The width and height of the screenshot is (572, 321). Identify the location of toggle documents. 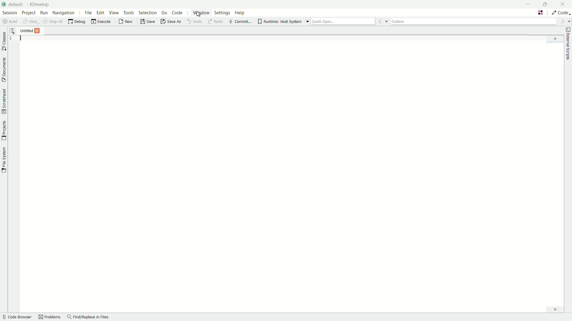
(5, 69).